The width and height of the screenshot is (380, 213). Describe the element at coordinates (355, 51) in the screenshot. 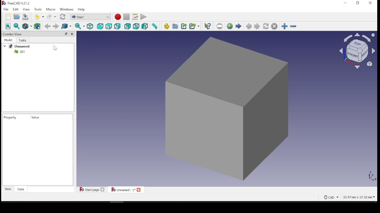

I see `Plane view` at that location.